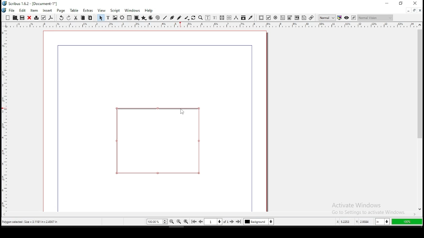  Describe the element at coordinates (276, 18) in the screenshot. I see `pdf radio button` at that location.